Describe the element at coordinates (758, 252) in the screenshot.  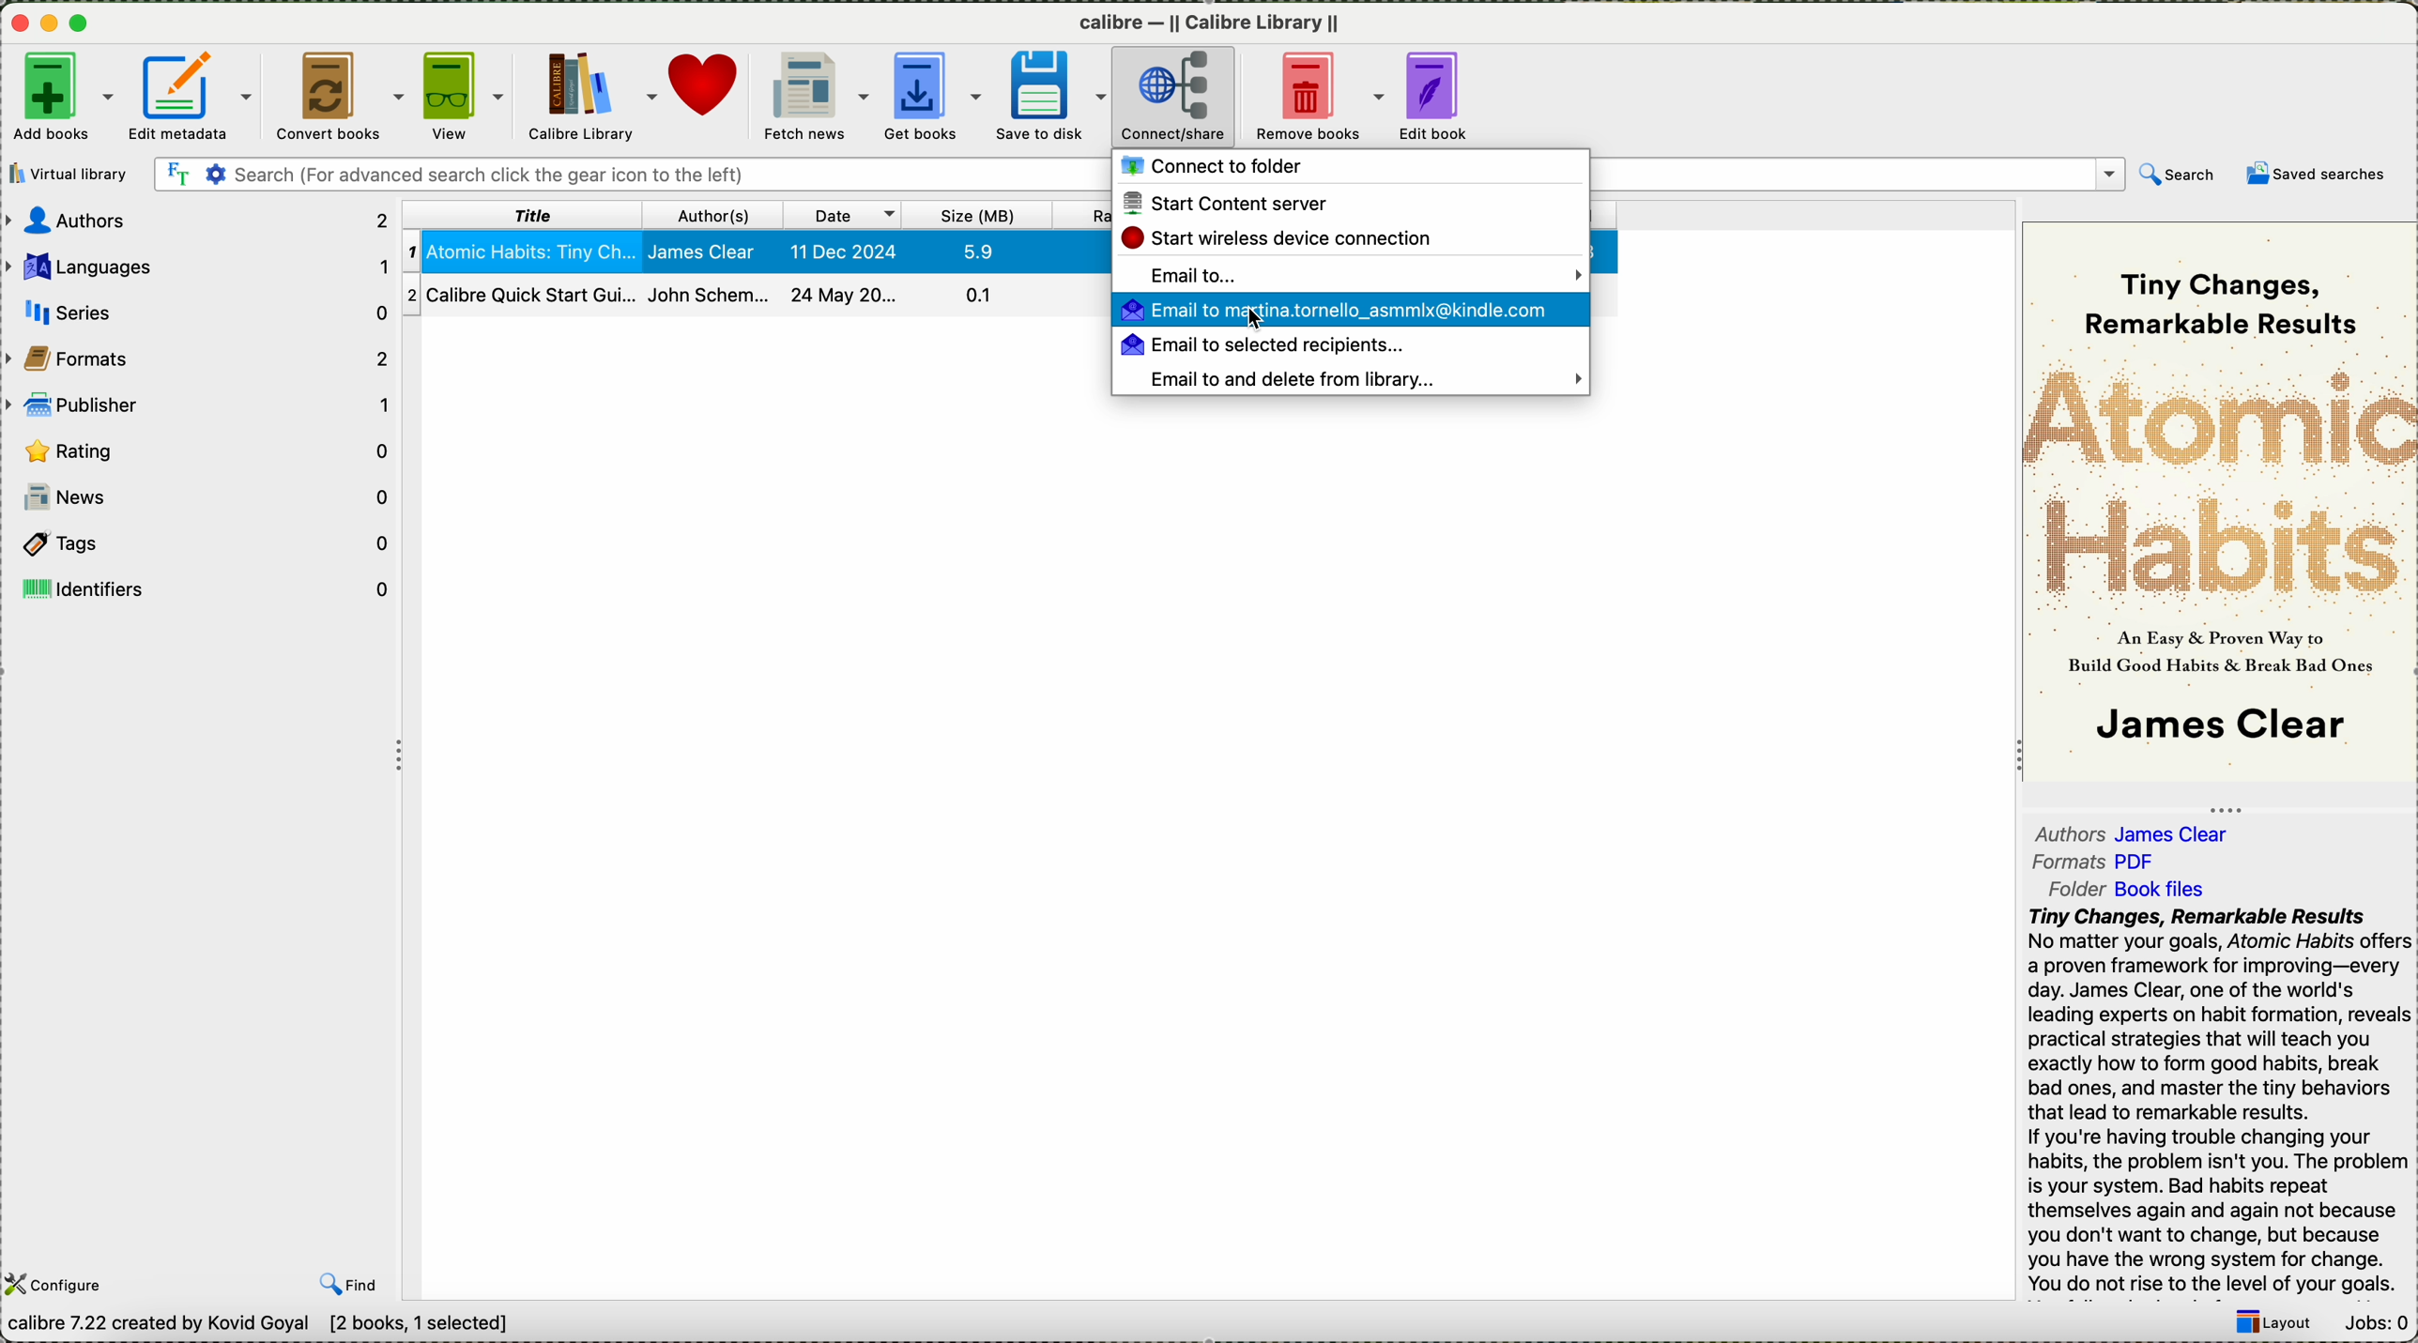
I see `first book selected` at that location.